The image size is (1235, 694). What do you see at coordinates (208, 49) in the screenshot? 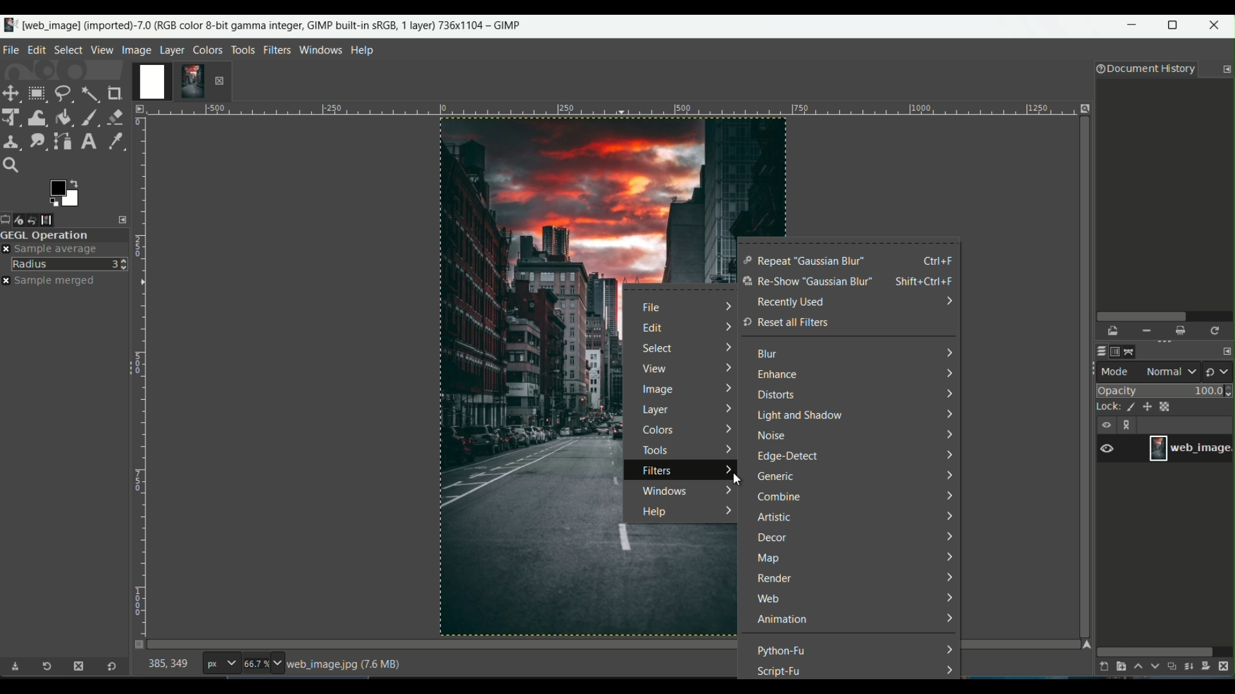
I see `colors tab` at bounding box center [208, 49].